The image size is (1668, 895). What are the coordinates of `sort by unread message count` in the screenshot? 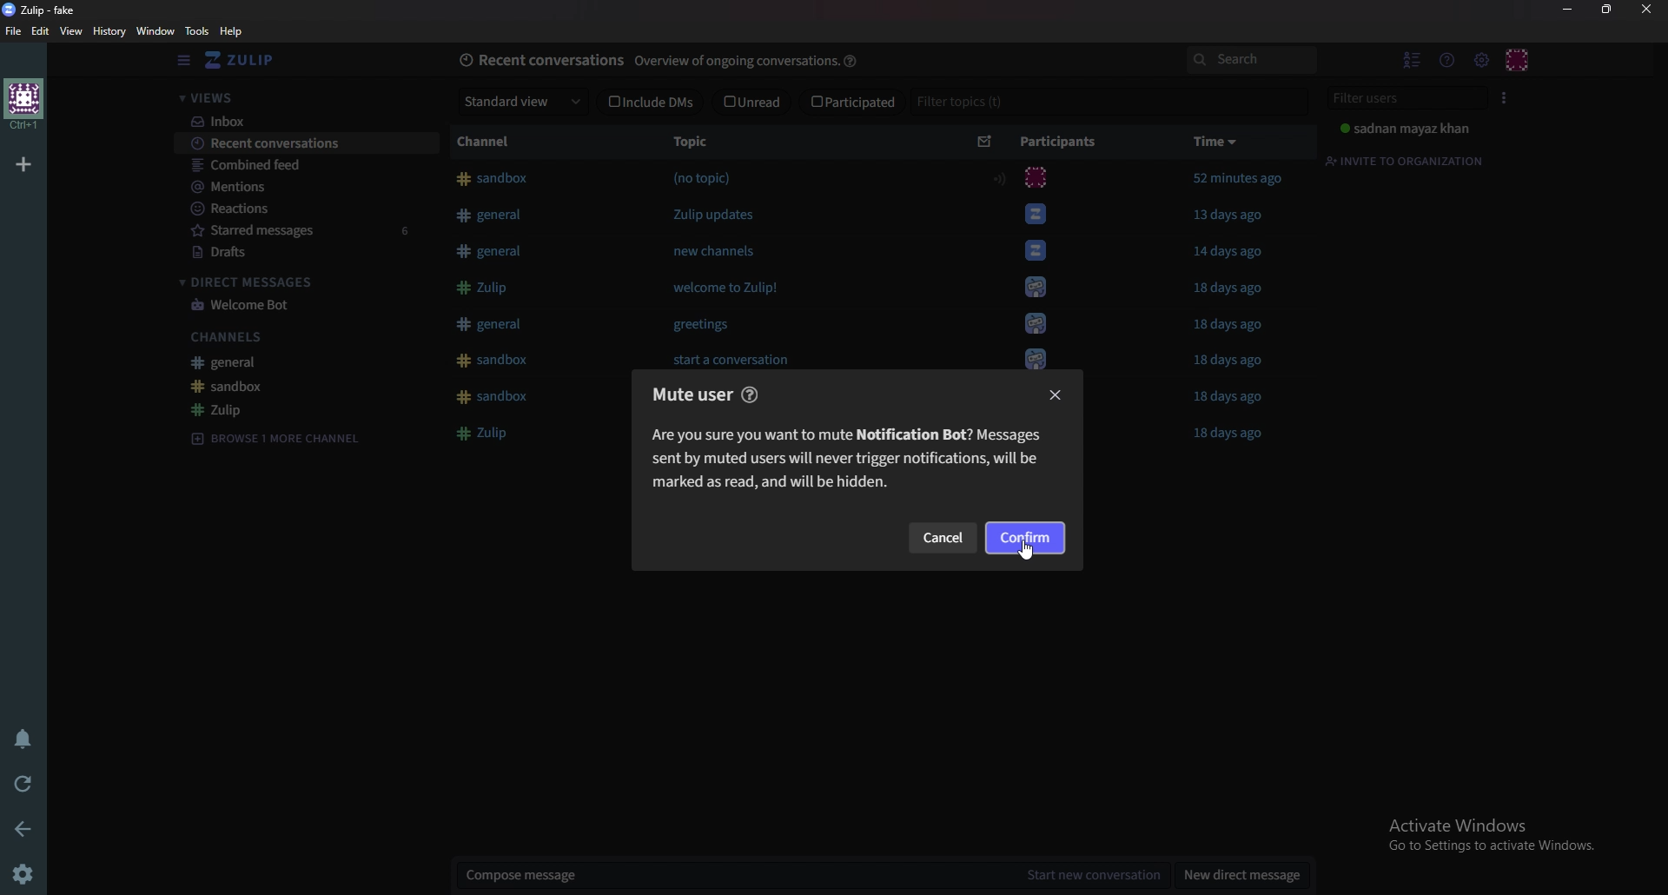 It's located at (985, 140).